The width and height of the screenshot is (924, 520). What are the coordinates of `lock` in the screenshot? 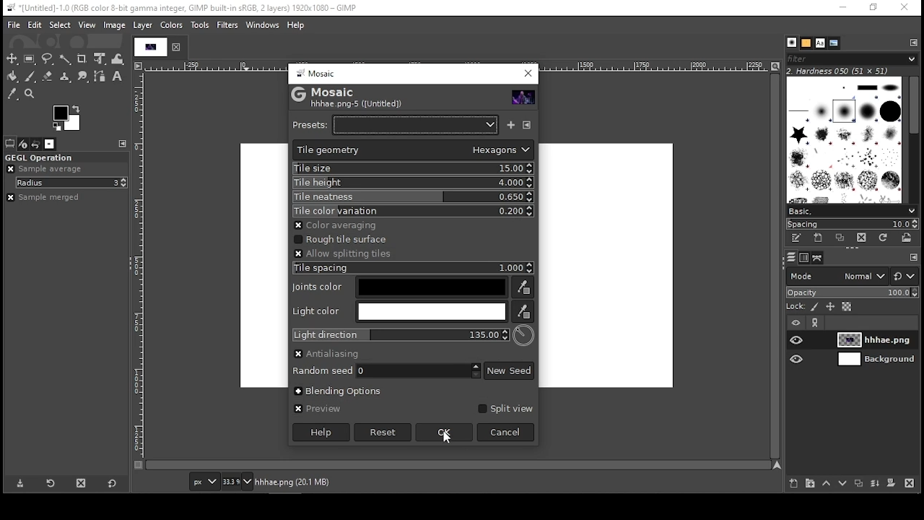 It's located at (796, 306).